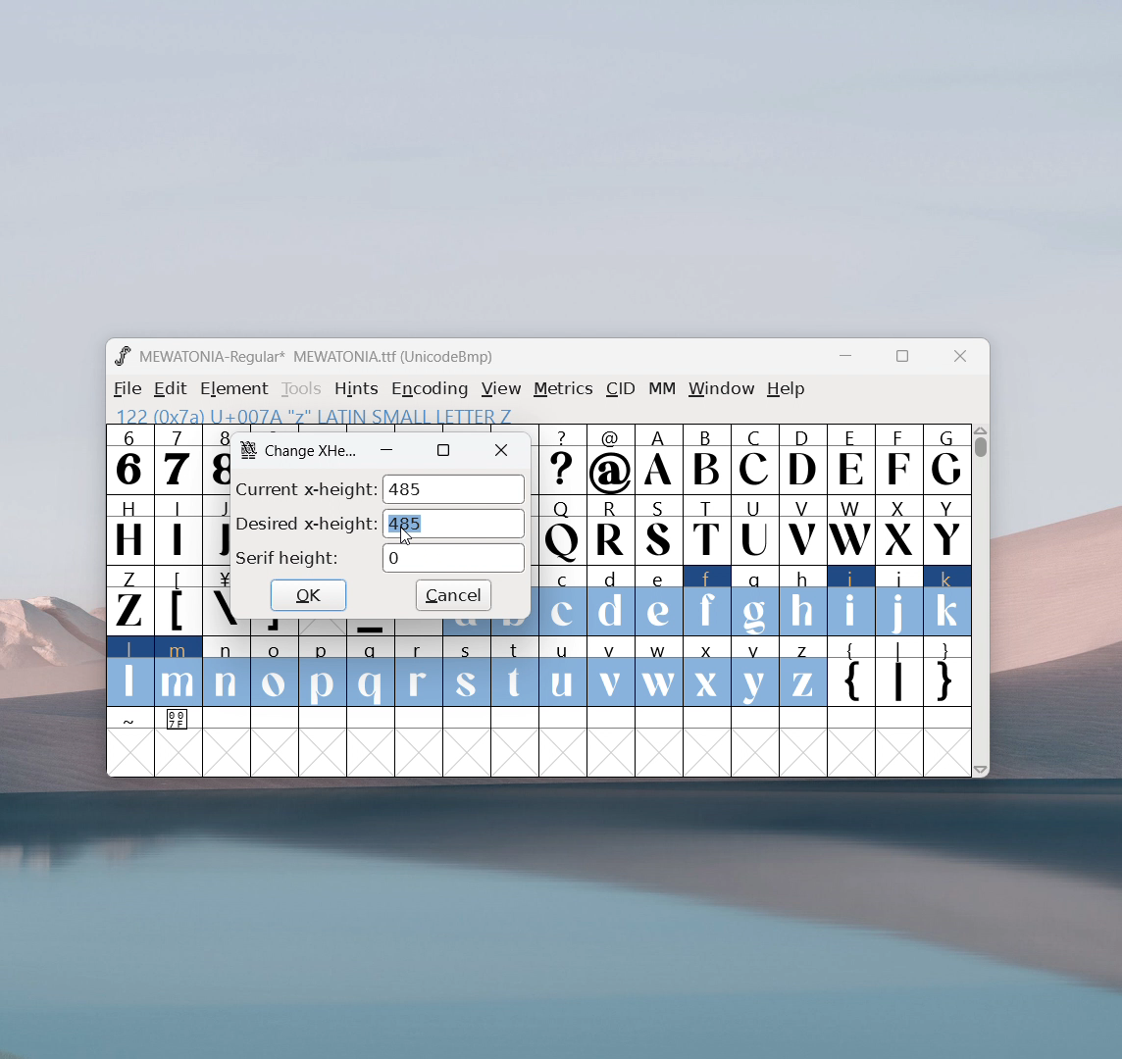 Image resolution: width=1122 pixels, height=1059 pixels. Describe the element at coordinates (948, 601) in the screenshot. I see `k` at that location.